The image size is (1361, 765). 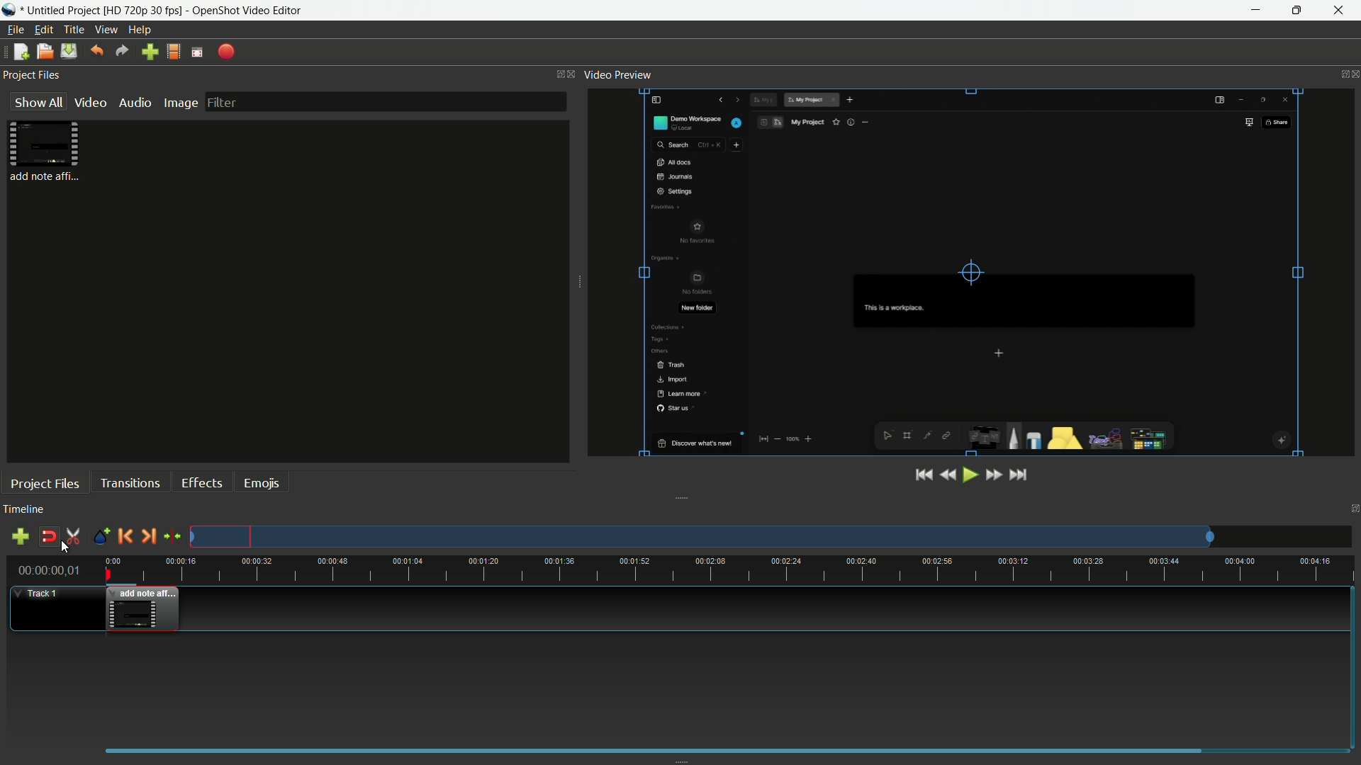 What do you see at coordinates (105, 30) in the screenshot?
I see `view menu` at bounding box center [105, 30].